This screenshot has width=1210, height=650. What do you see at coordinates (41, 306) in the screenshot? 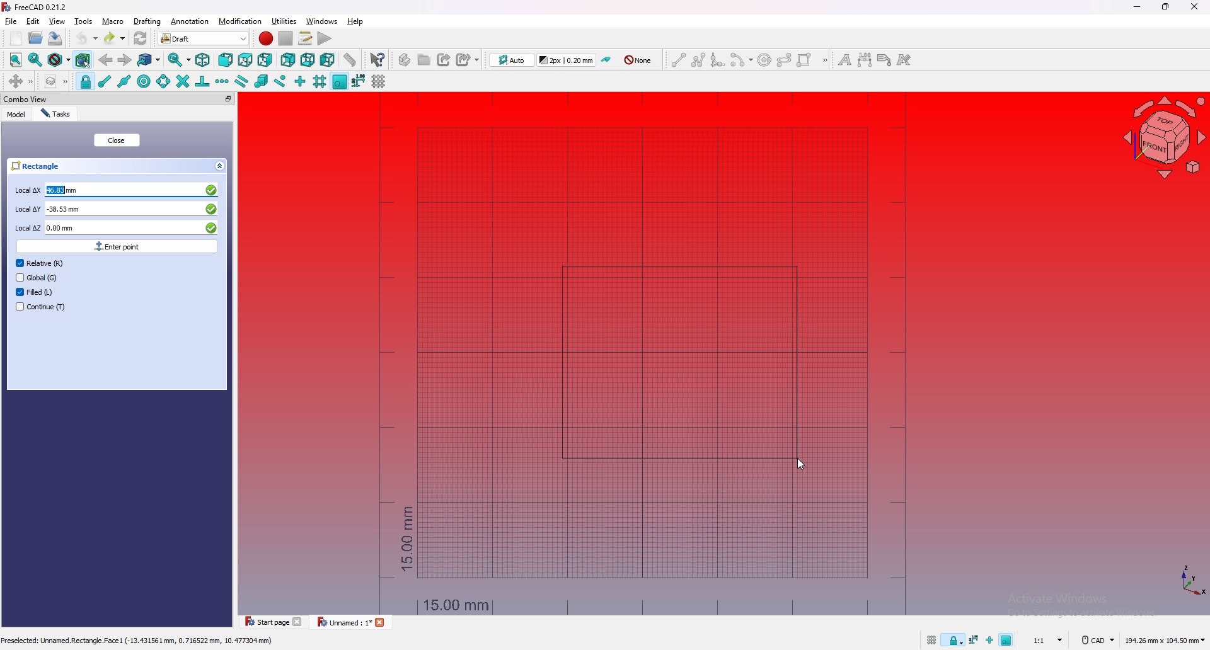
I see `continue (T)` at bounding box center [41, 306].